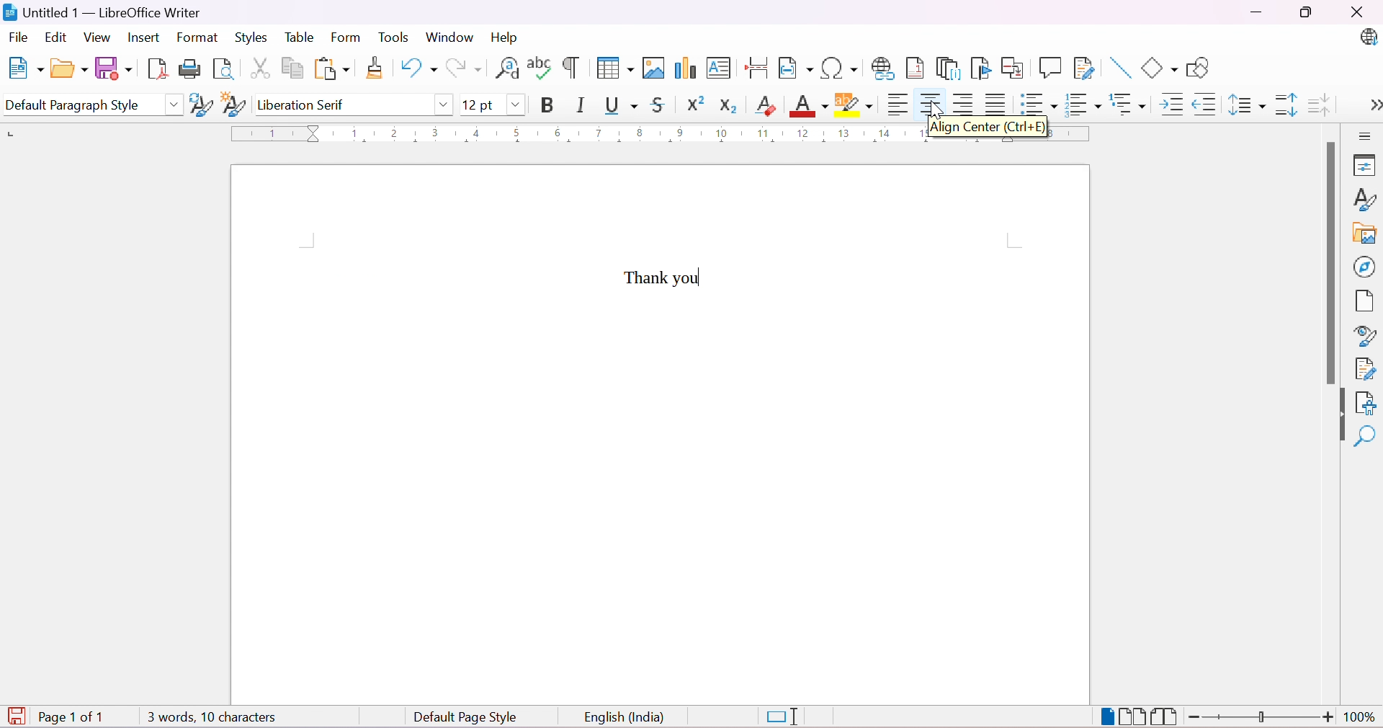  I want to click on Align Center (Ctrl+E), so click(988, 128).